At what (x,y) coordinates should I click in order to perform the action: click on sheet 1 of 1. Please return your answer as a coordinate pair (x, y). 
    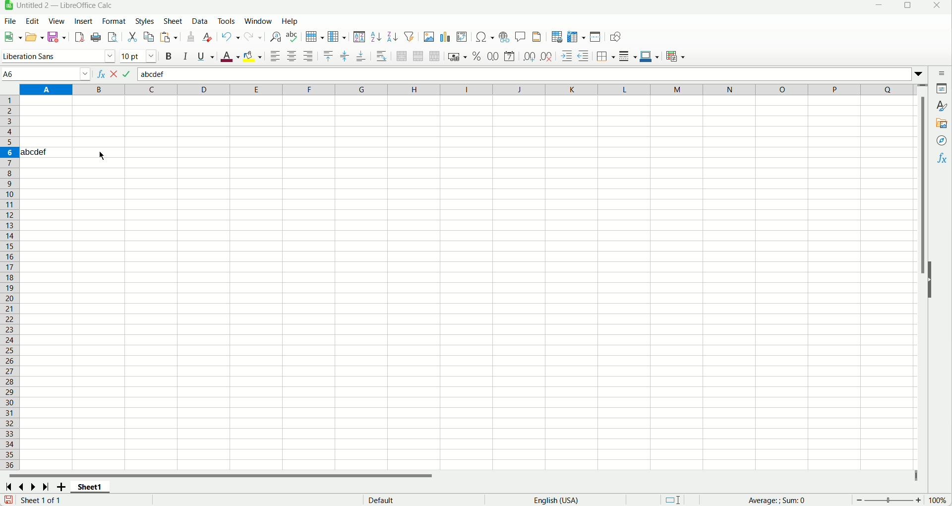
    Looking at the image, I should click on (41, 500).